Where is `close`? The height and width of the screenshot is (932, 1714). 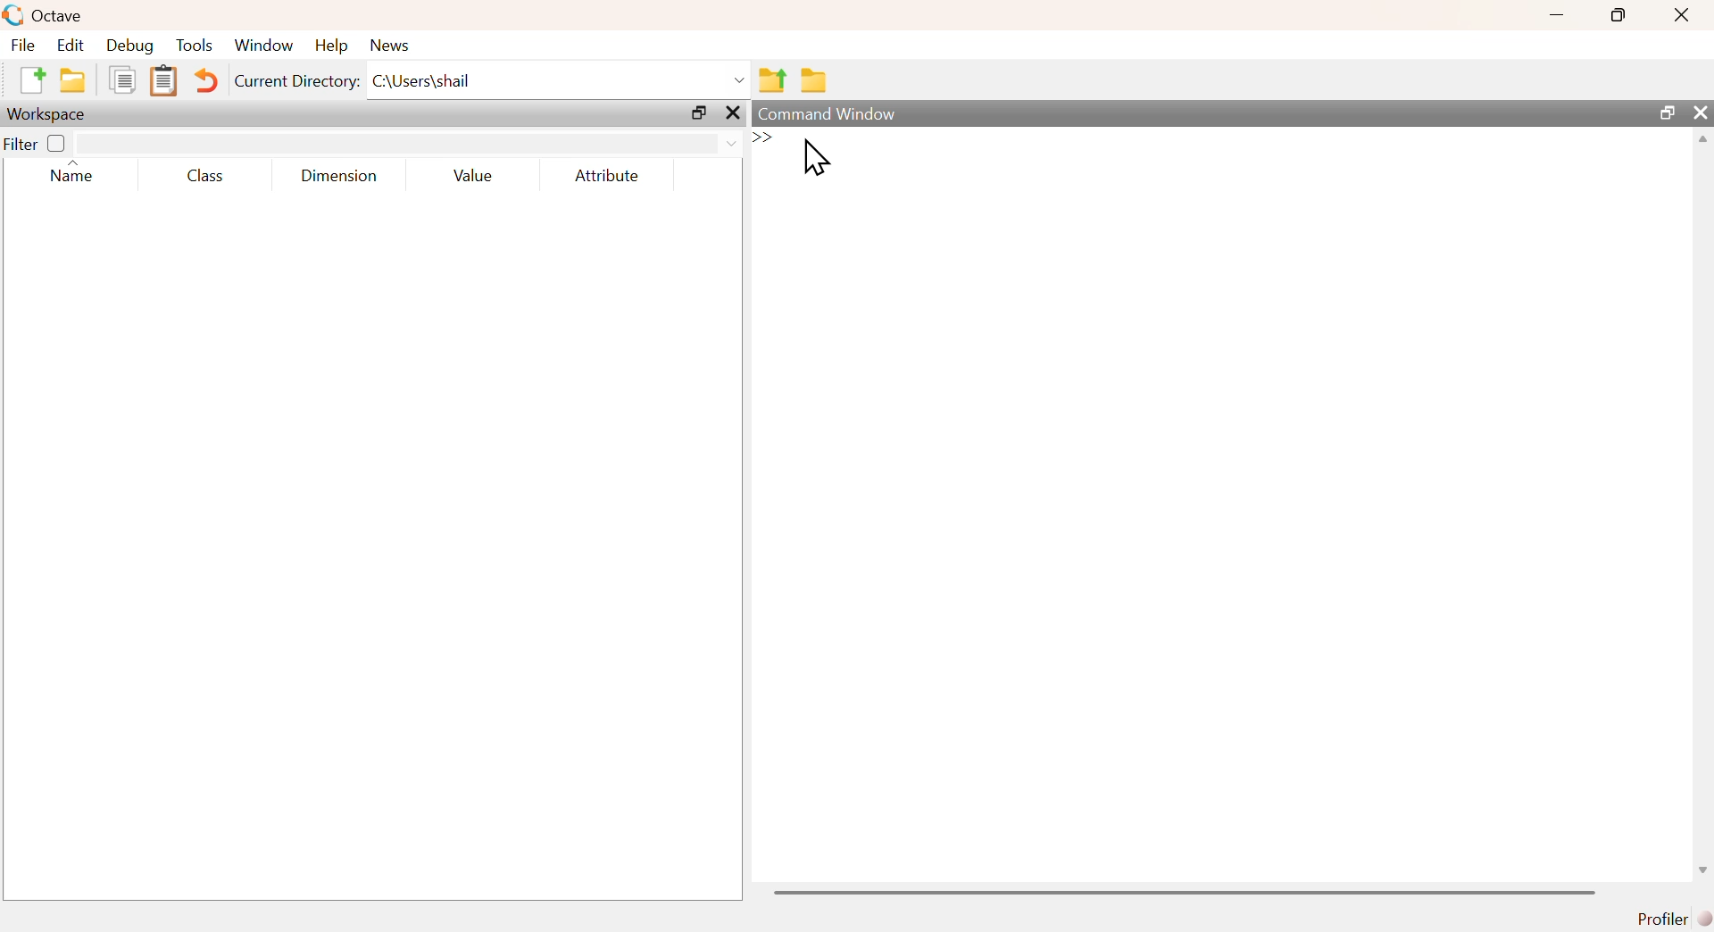 close is located at coordinates (736, 113).